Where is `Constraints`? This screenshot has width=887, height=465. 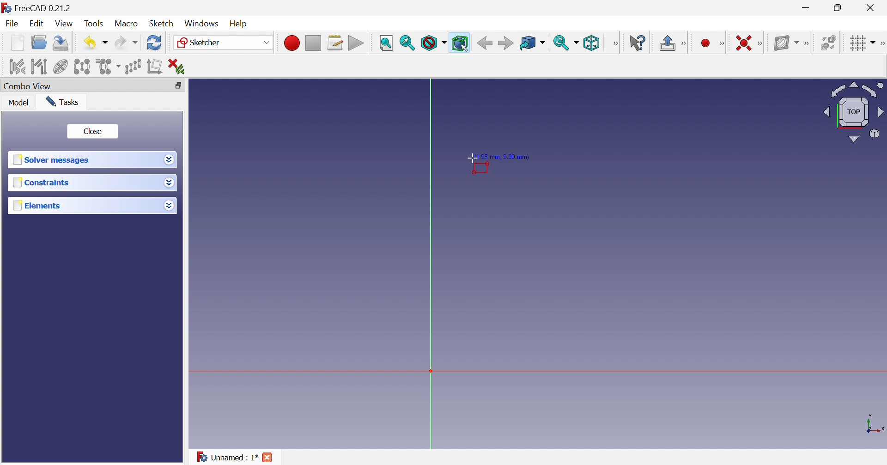
Constraints is located at coordinates (41, 182).